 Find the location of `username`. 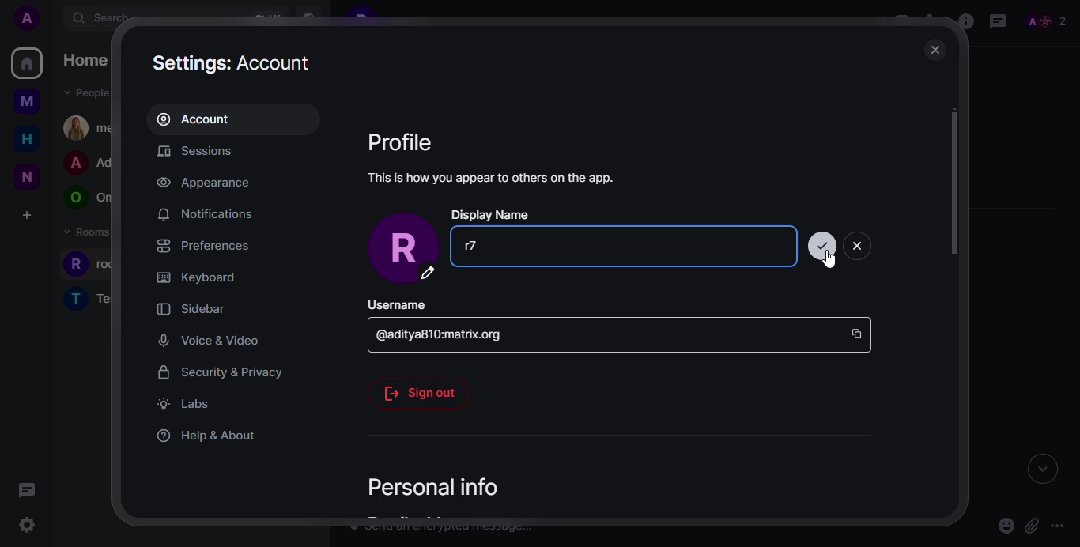

username is located at coordinates (396, 304).